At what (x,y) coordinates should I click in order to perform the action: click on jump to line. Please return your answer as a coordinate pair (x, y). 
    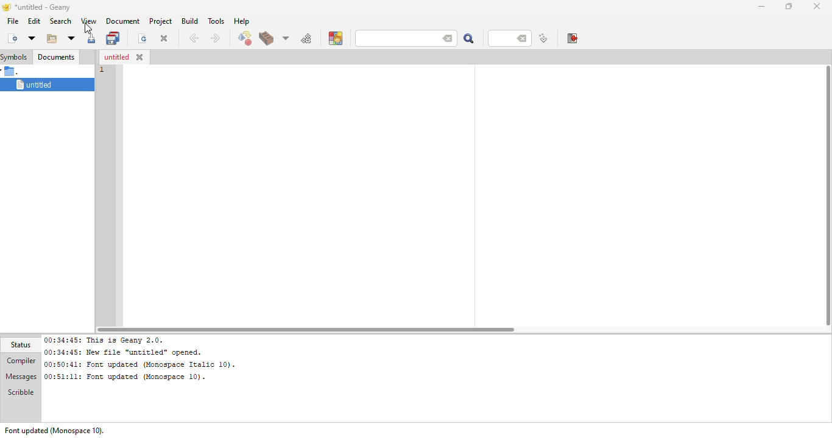
    Looking at the image, I should click on (542, 39).